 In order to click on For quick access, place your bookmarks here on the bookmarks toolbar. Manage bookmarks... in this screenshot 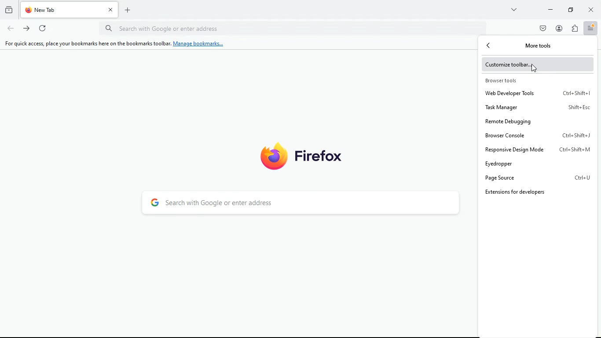, I will do `click(115, 44)`.